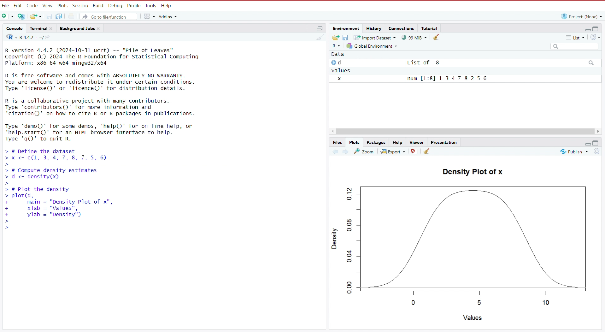 This screenshot has height=332, width=605. I want to click on help, so click(396, 142).